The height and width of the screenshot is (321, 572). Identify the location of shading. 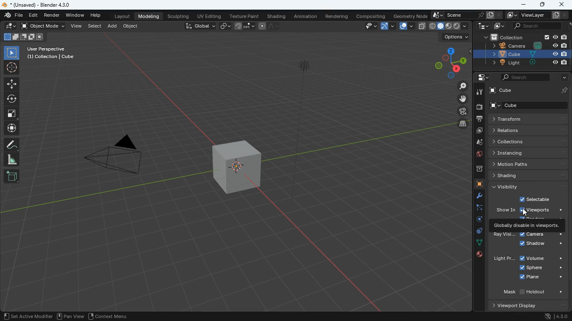
(276, 16).